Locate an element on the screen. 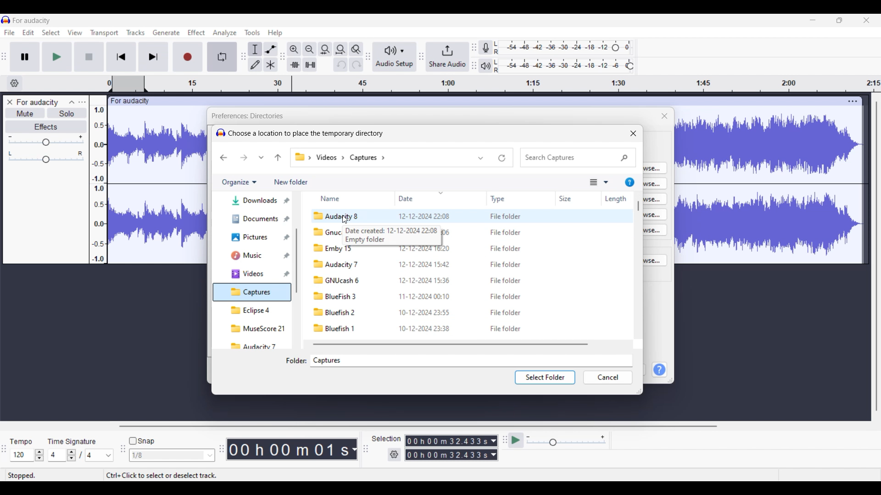 The width and height of the screenshot is (881, 495). Playback meter is located at coordinates (485, 66).